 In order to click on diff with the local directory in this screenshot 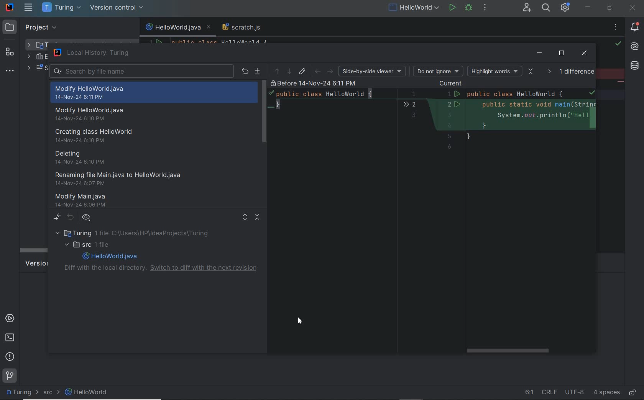, I will do `click(159, 269)`.